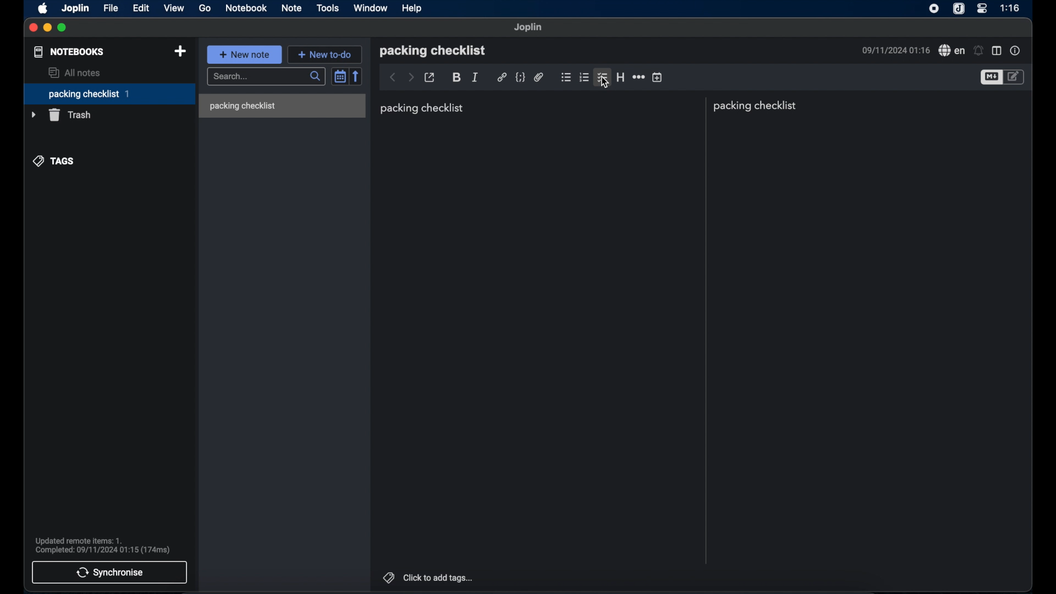 The image size is (1056, 594). I want to click on go, so click(205, 8).